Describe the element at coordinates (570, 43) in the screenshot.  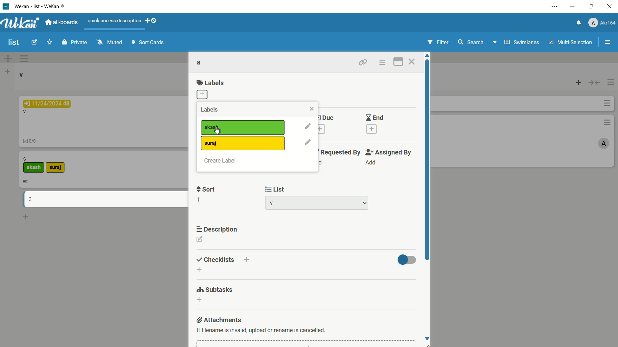
I see `multi selections` at that location.